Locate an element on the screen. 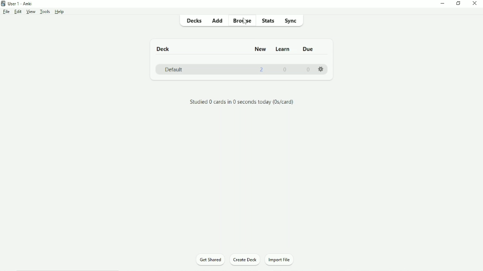 The height and width of the screenshot is (271, 483). Learn is located at coordinates (284, 49).